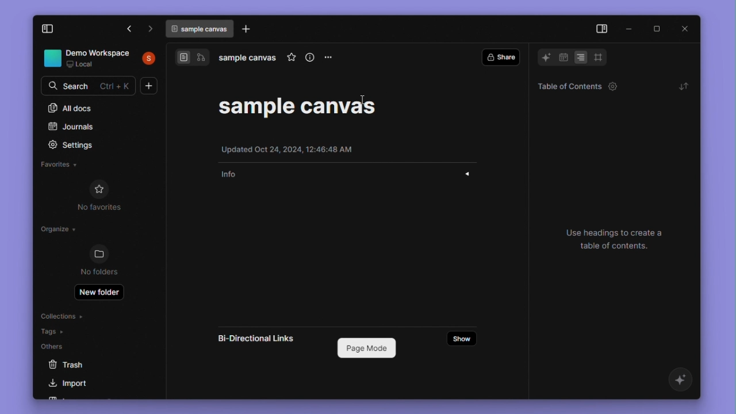 This screenshot has height=414, width=736. Describe the element at coordinates (57, 346) in the screenshot. I see `Others` at that location.